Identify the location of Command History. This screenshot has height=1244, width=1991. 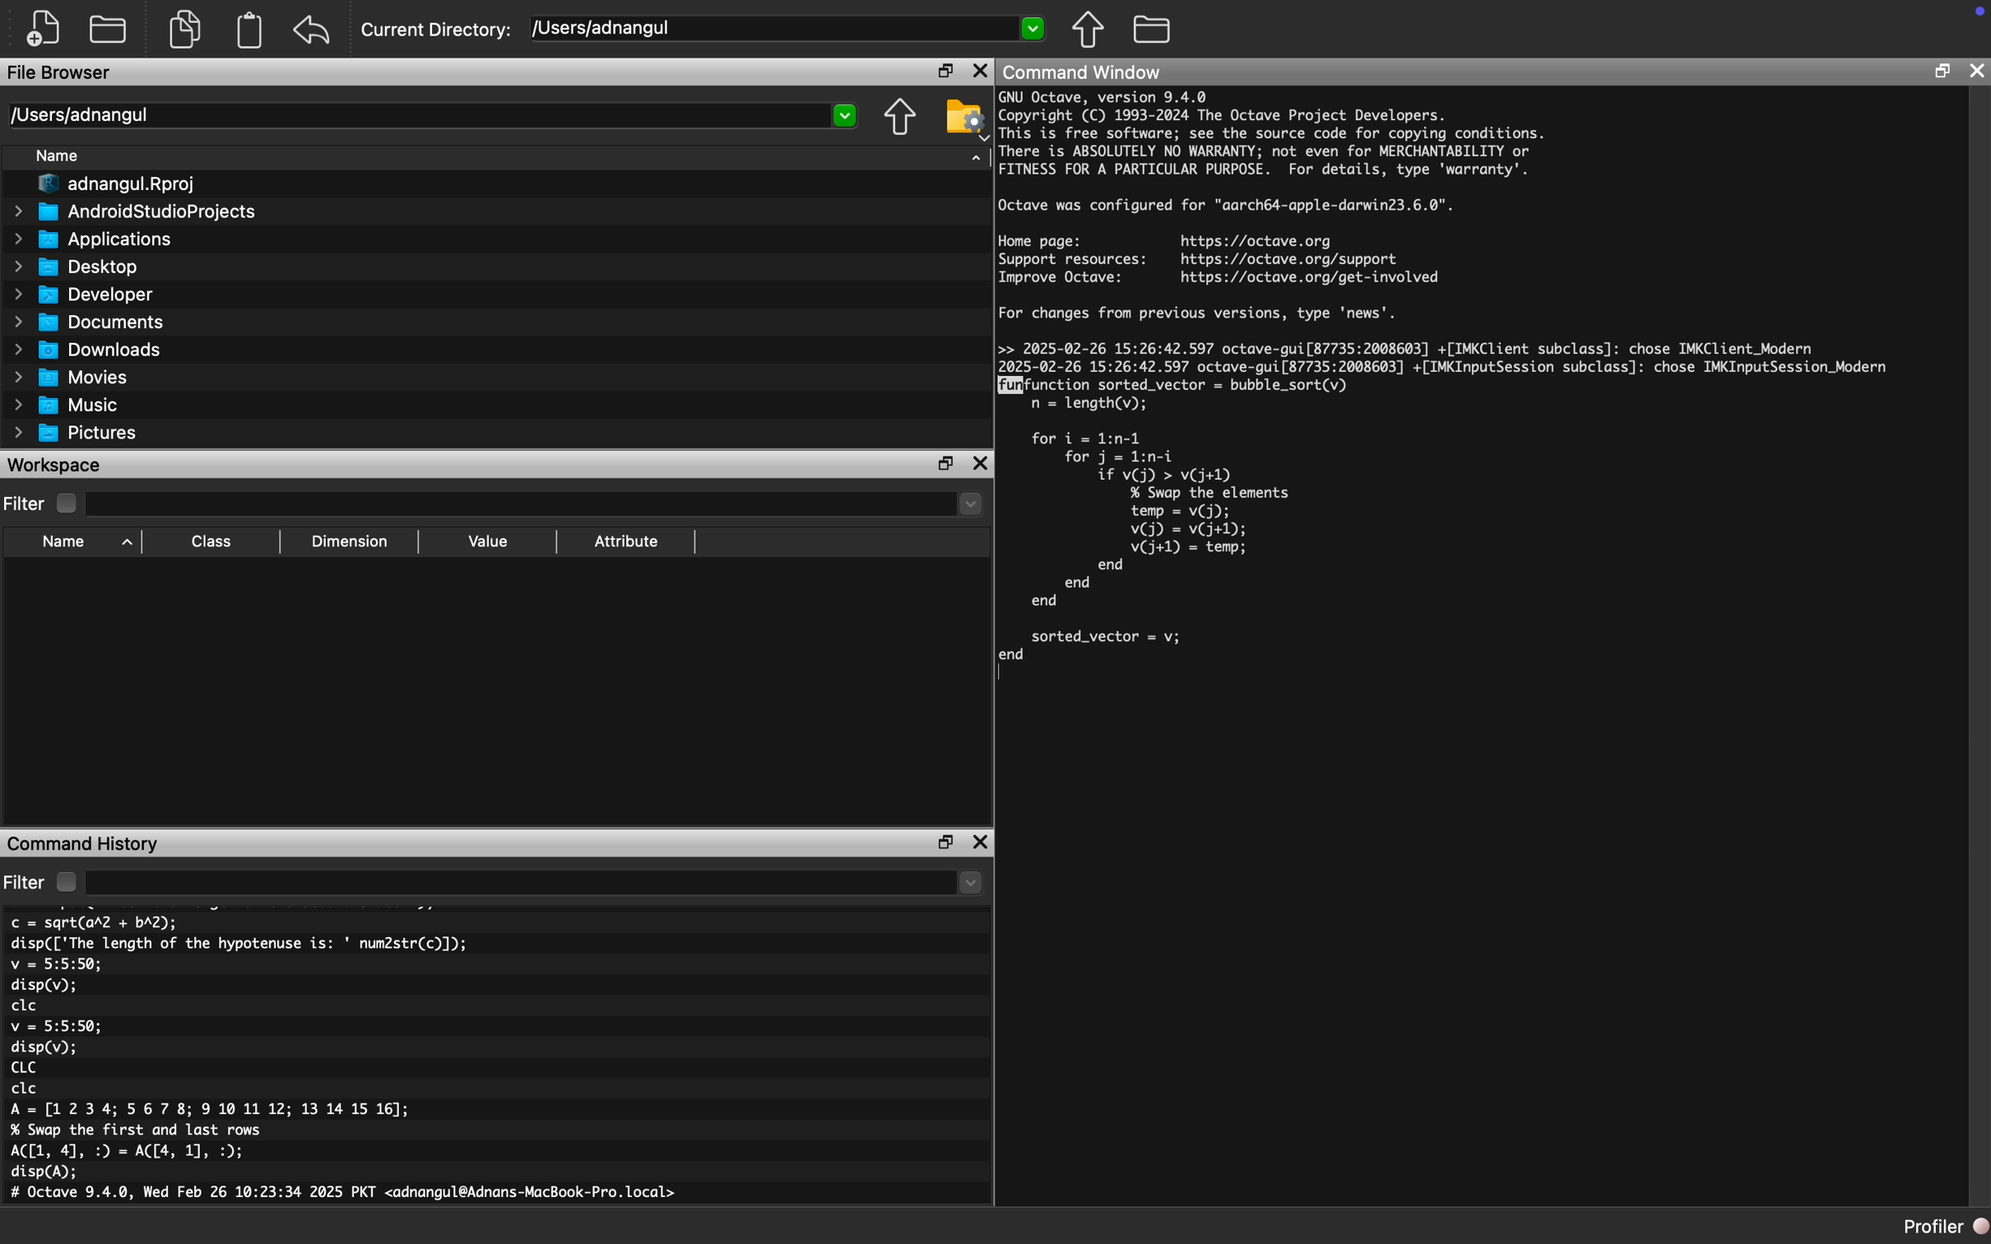
(84, 842).